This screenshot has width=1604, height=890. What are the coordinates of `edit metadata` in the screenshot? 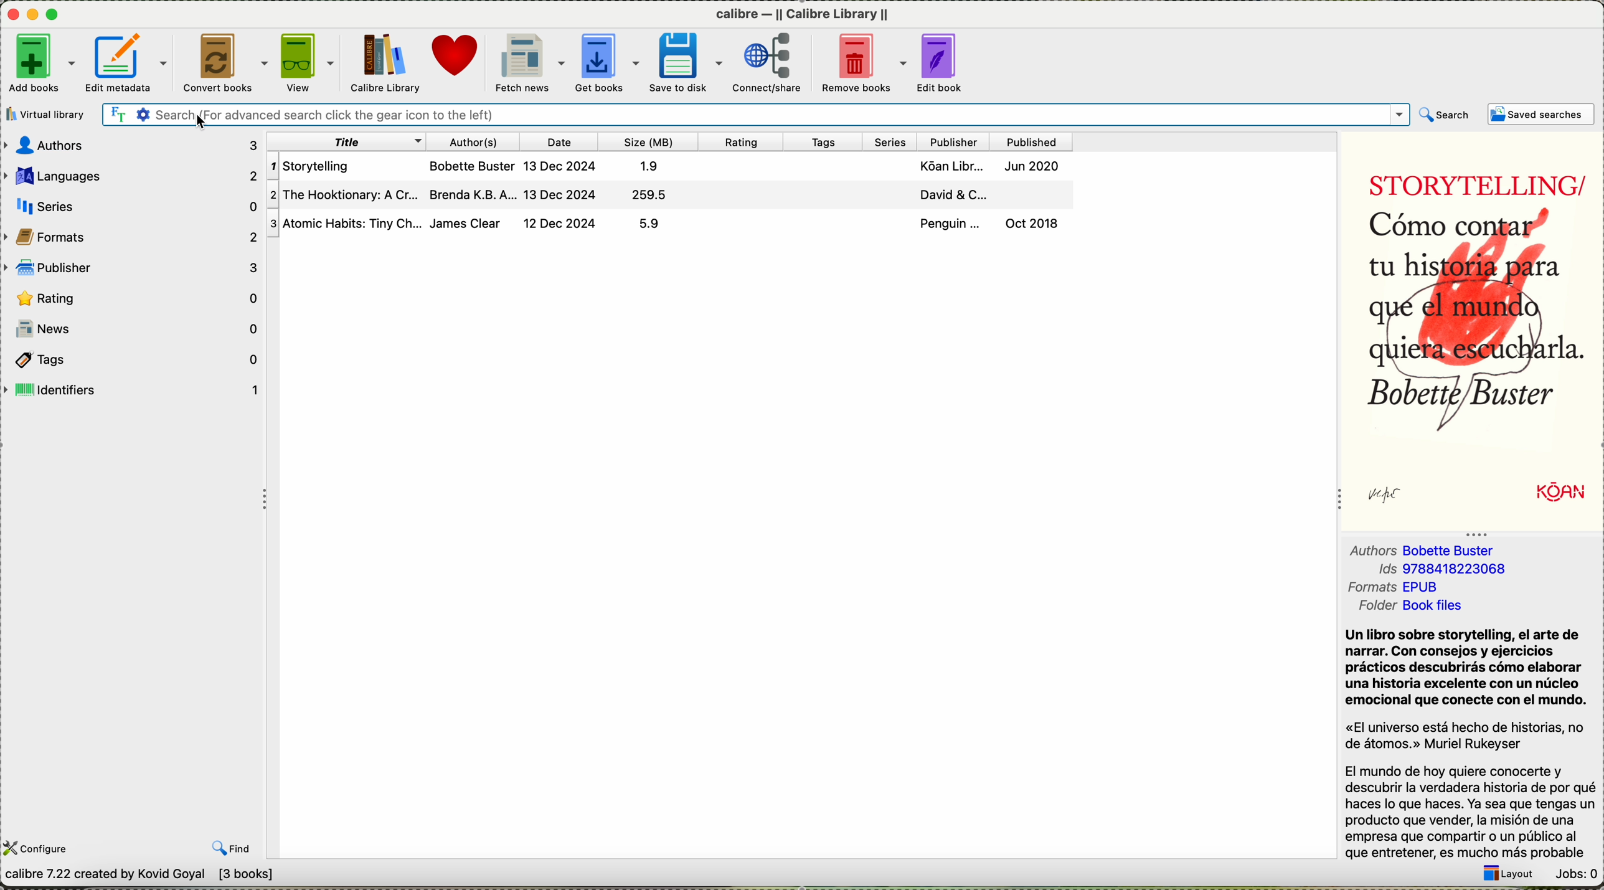 It's located at (128, 62).